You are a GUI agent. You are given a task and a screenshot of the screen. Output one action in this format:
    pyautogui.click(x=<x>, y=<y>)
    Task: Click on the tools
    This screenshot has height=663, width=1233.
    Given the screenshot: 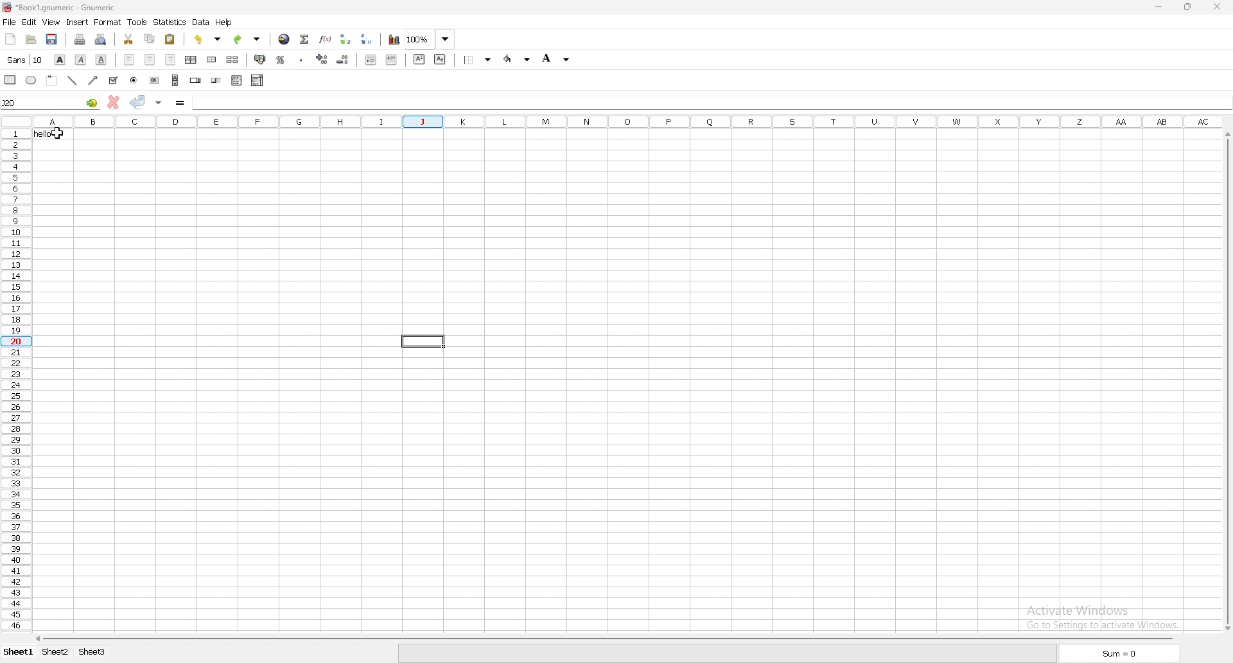 What is the action you would take?
    pyautogui.click(x=137, y=22)
    